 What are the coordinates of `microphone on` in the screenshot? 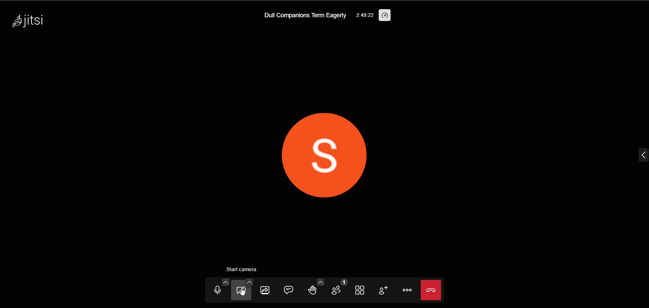 It's located at (215, 291).